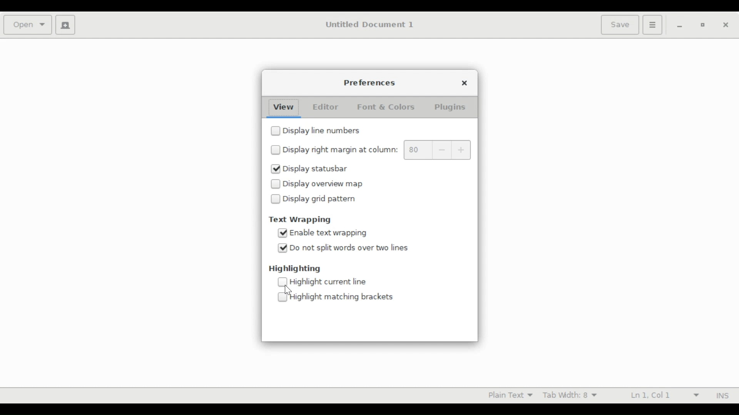 This screenshot has width=739, height=415. What do you see at coordinates (620, 24) in the screenshot?
I see `Save` at bounding box center [620, 24].